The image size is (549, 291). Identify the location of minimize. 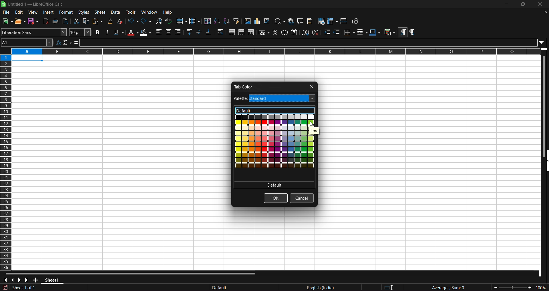
(506, 4).